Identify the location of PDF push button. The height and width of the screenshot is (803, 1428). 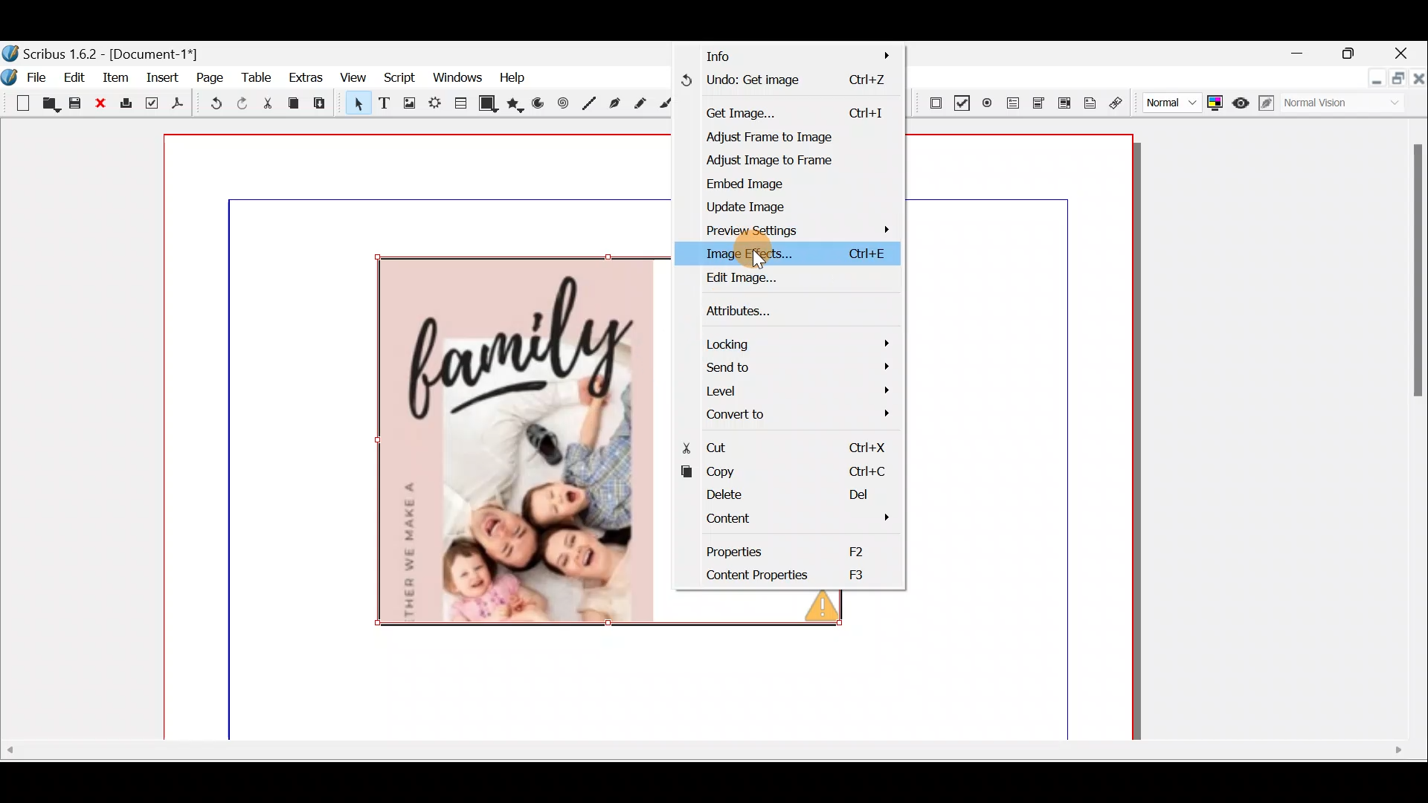
(930, 101).